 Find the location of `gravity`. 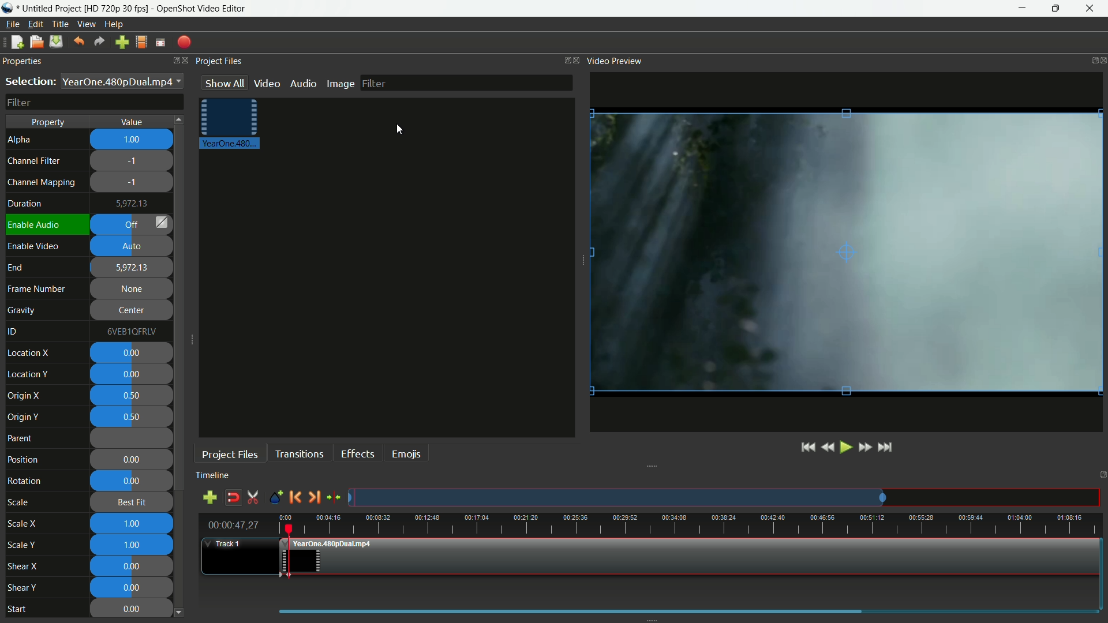

gravity is located at coordinates (23, 309).